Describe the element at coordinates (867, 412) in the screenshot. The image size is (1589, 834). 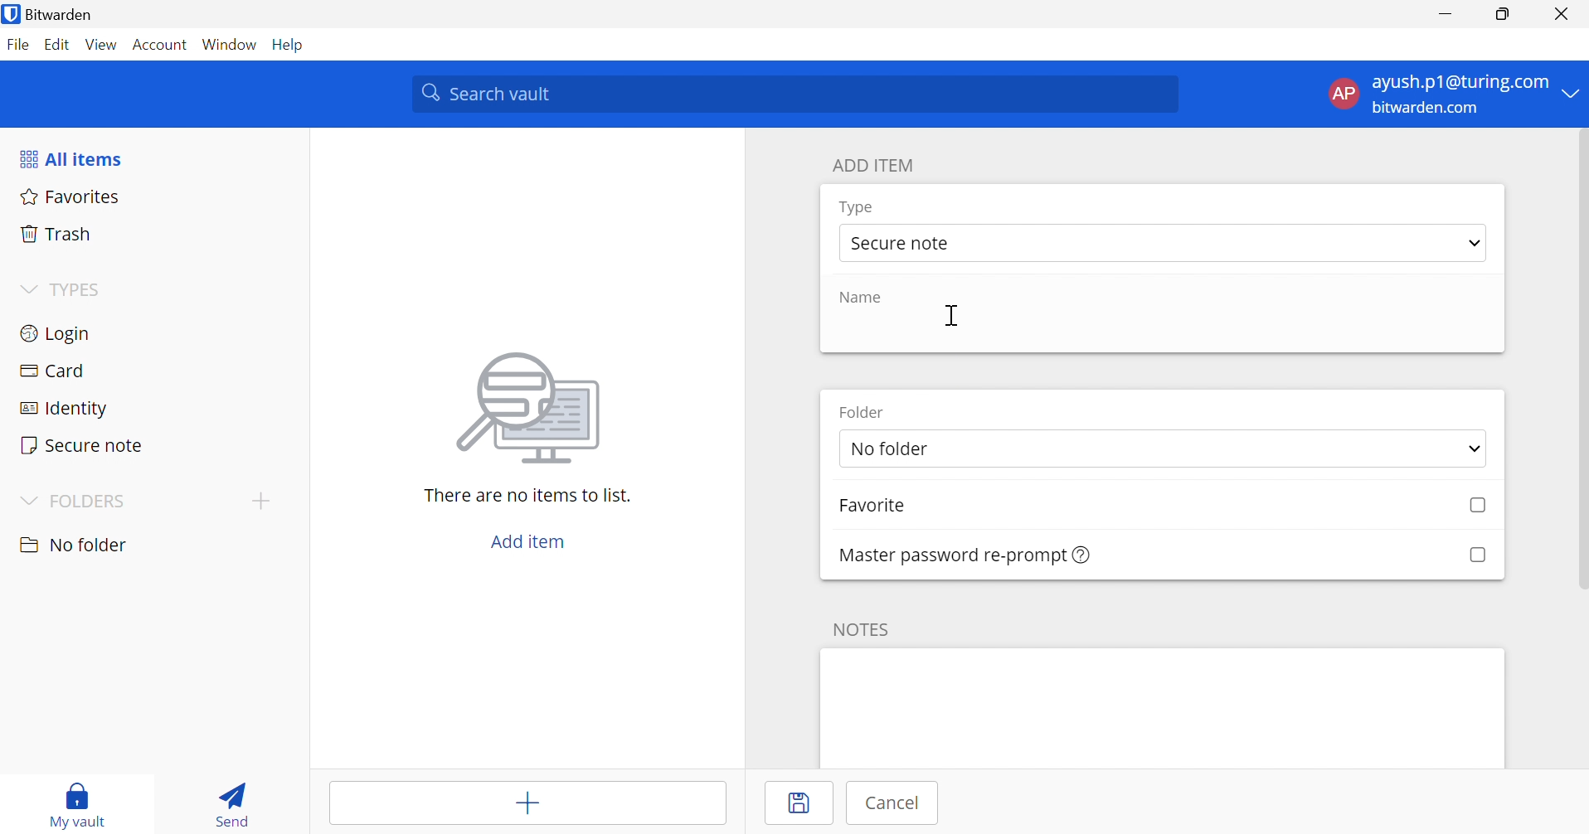
I see `Folder` at that location.